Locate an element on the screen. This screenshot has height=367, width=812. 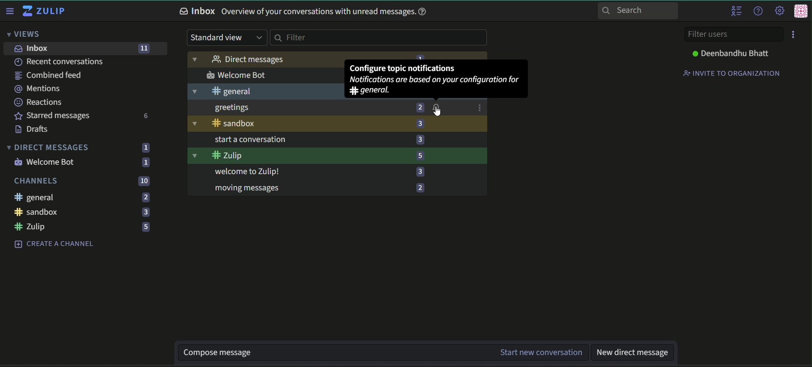
Deenbandhu Bhatt is located at coordinates (732, 53).